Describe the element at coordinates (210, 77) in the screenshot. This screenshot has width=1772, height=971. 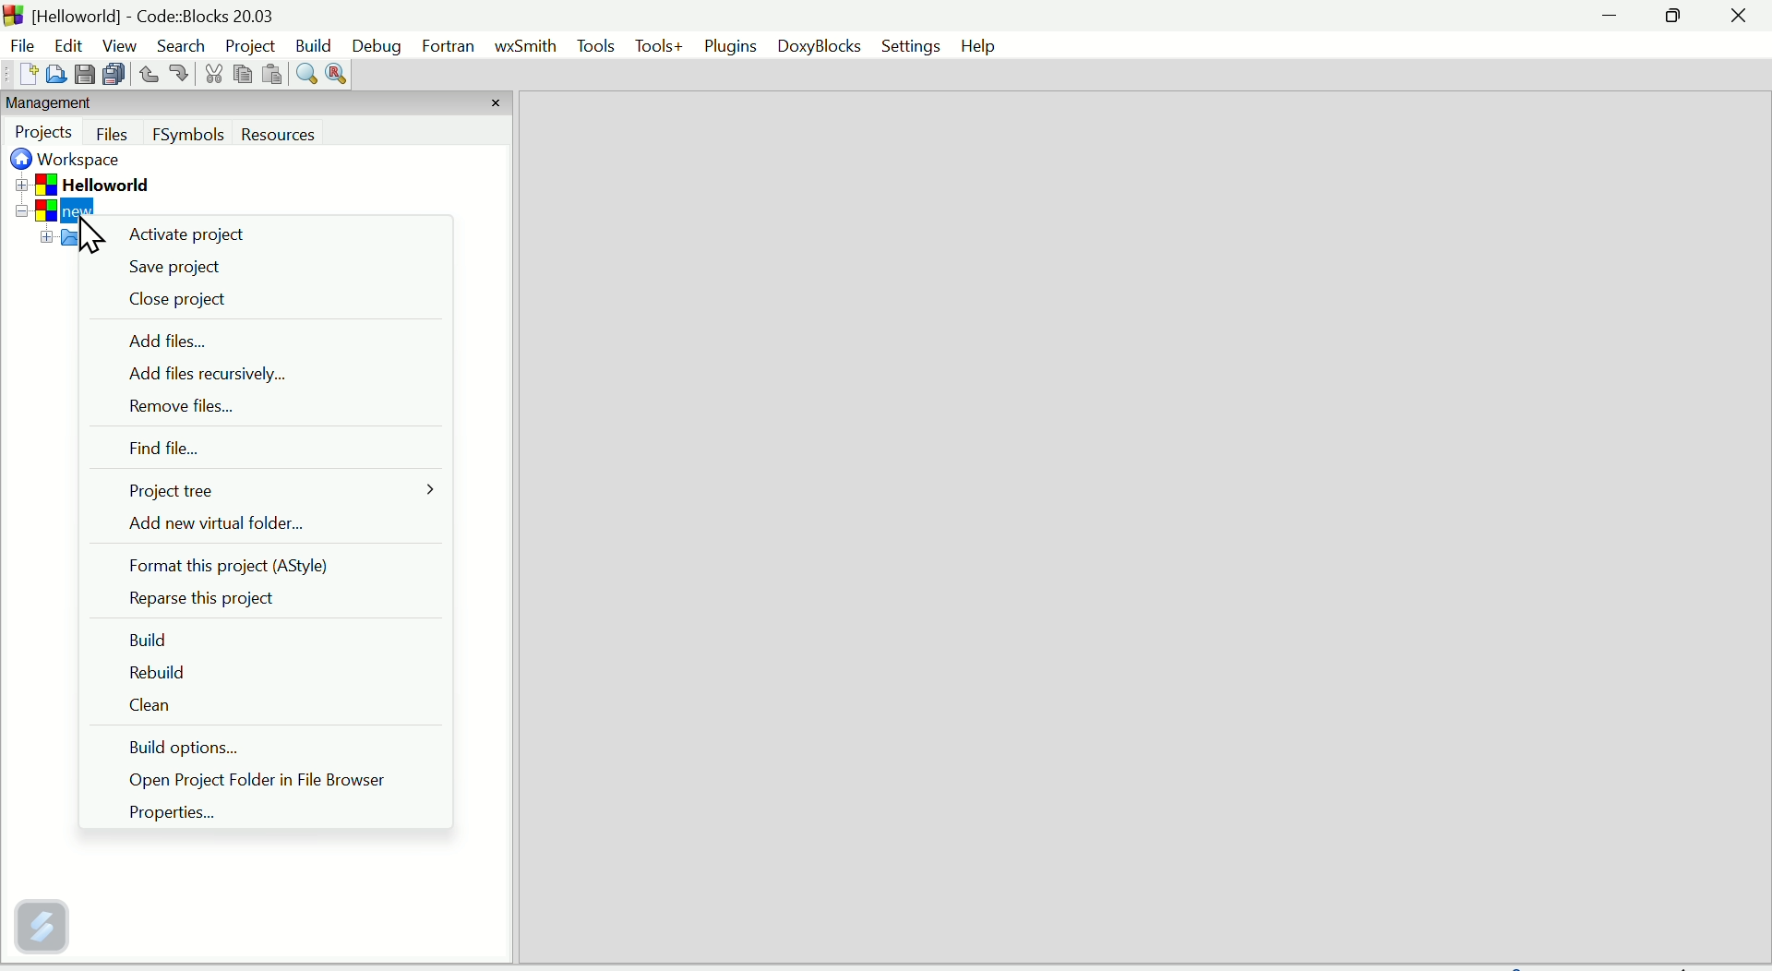
I see `Cut` at that location.